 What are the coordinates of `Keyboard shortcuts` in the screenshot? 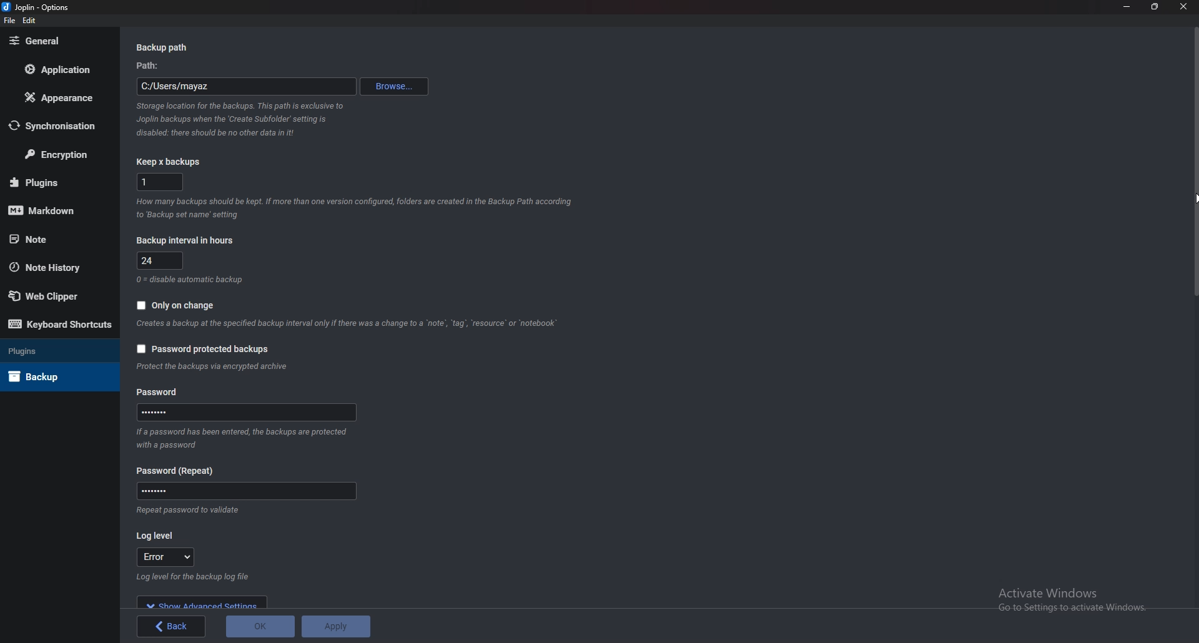 It's located at (60, 323).